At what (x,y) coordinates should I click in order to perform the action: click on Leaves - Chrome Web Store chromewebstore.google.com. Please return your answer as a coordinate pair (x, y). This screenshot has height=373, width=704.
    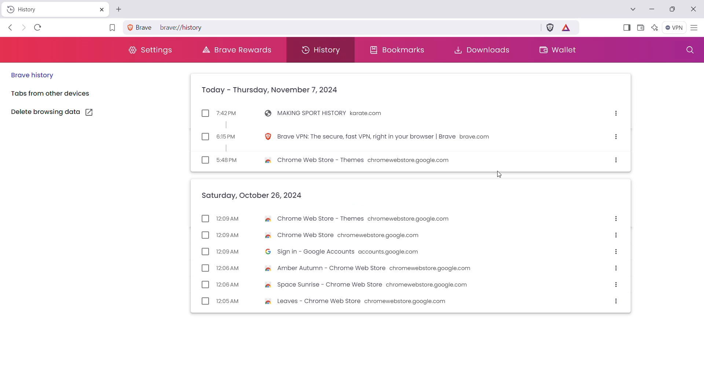
    Looking at the image, I should click on (359, 302).